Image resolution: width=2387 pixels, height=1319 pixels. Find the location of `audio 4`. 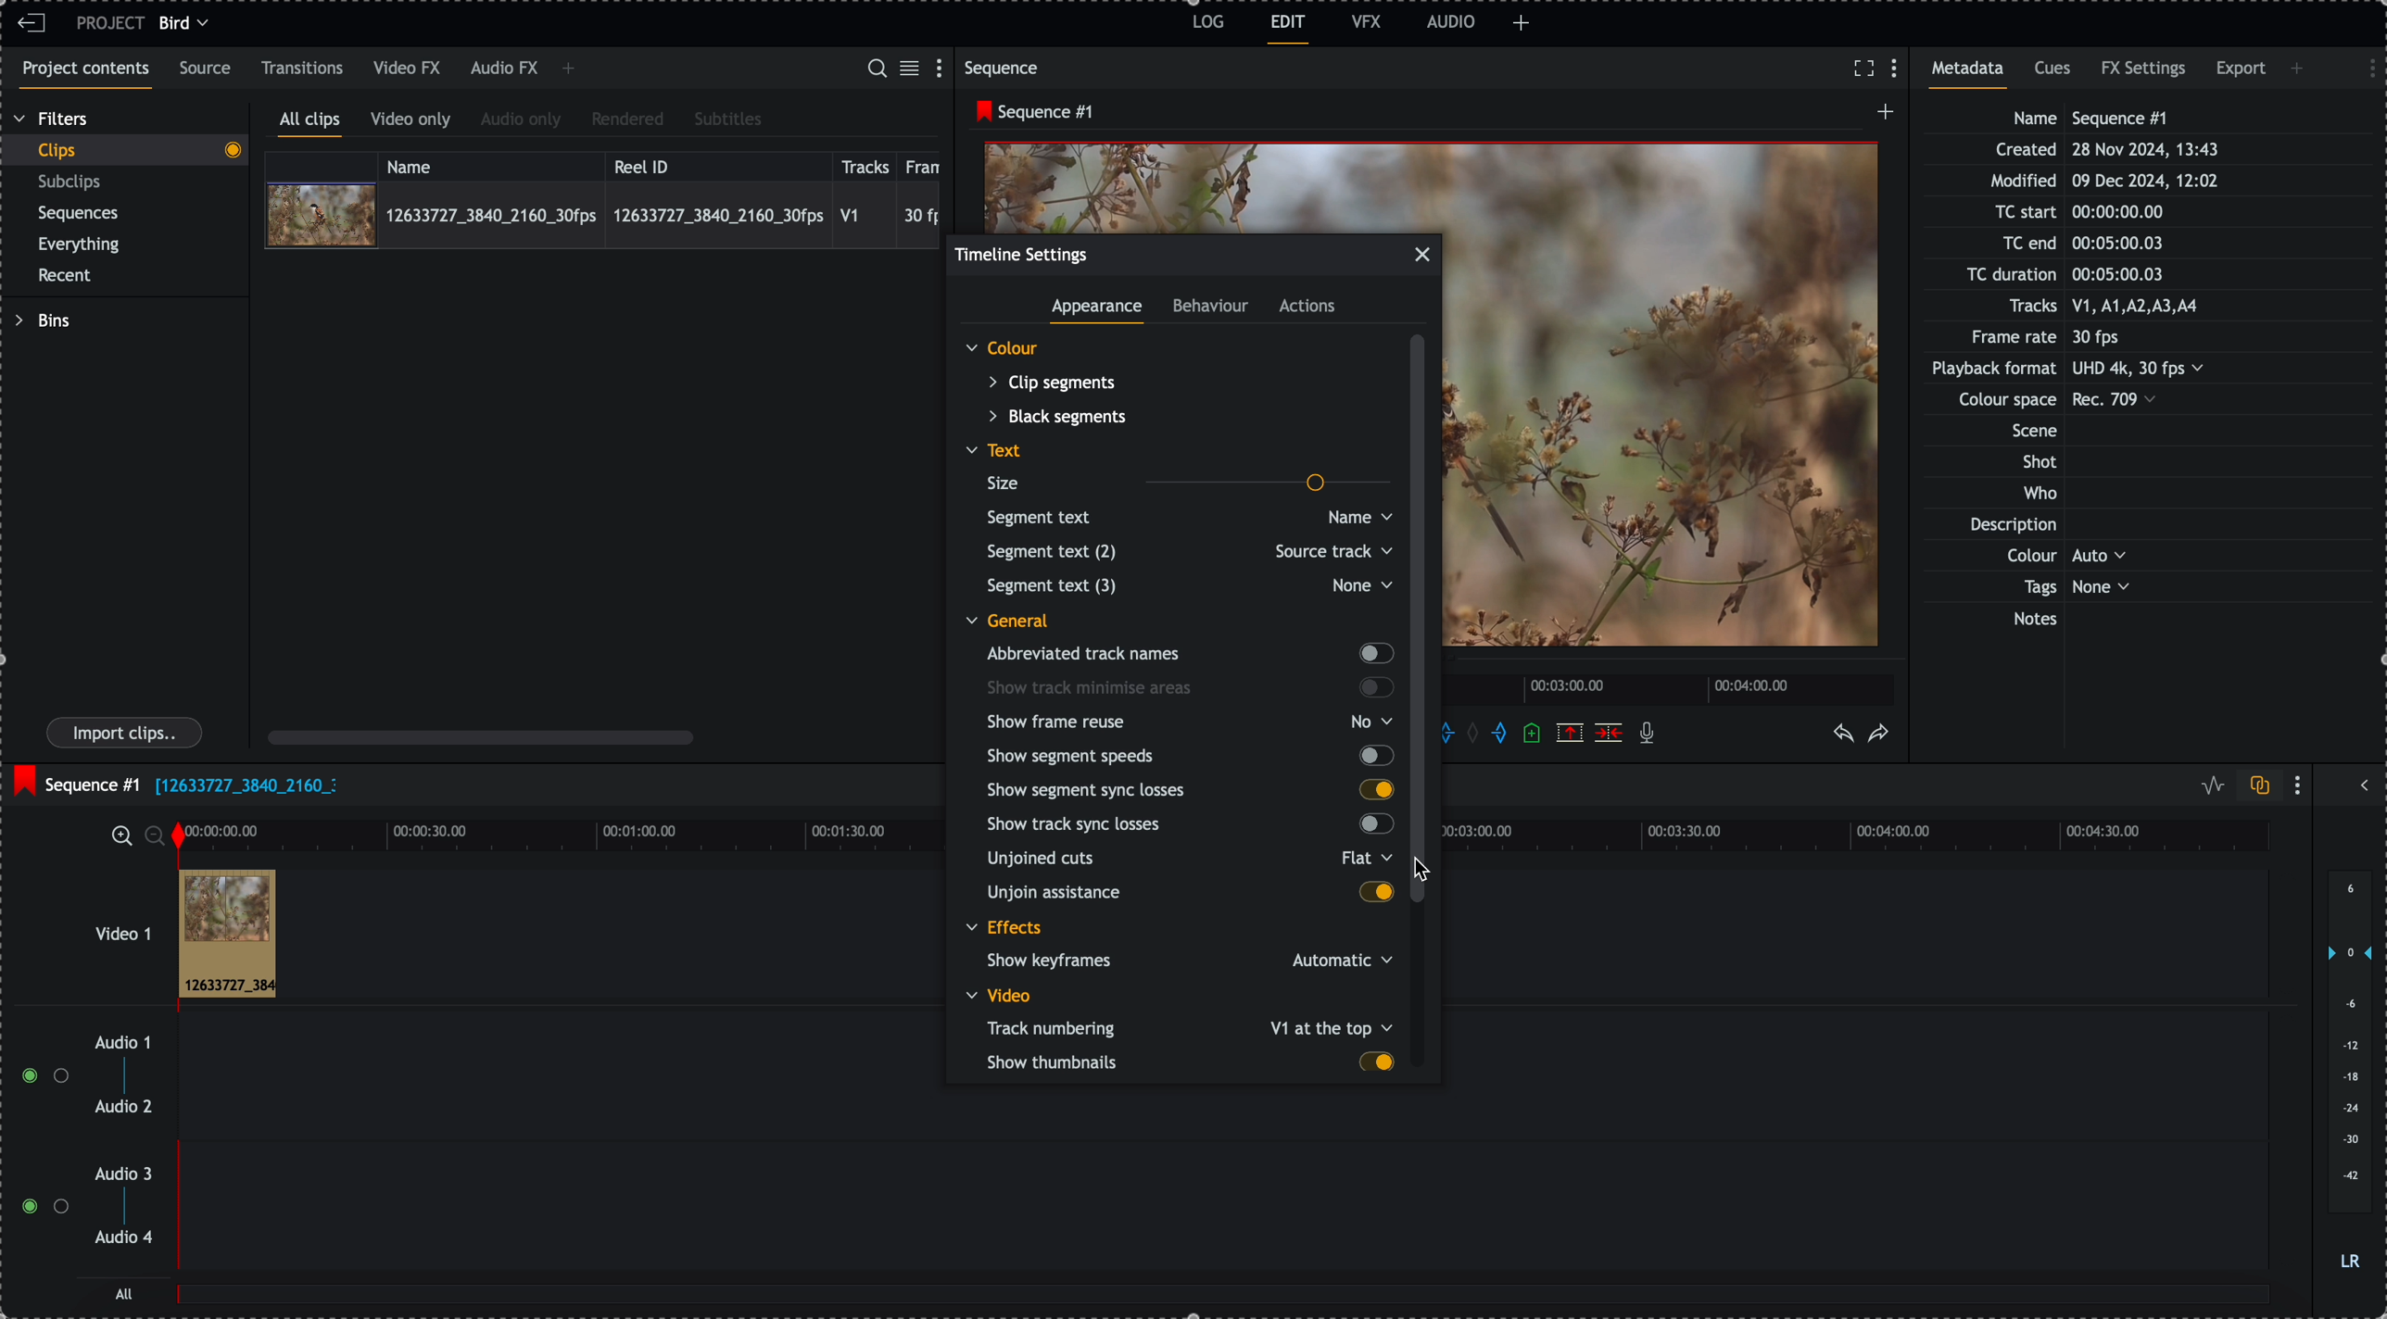

audio 4 is located at coordinates (122, 1238).